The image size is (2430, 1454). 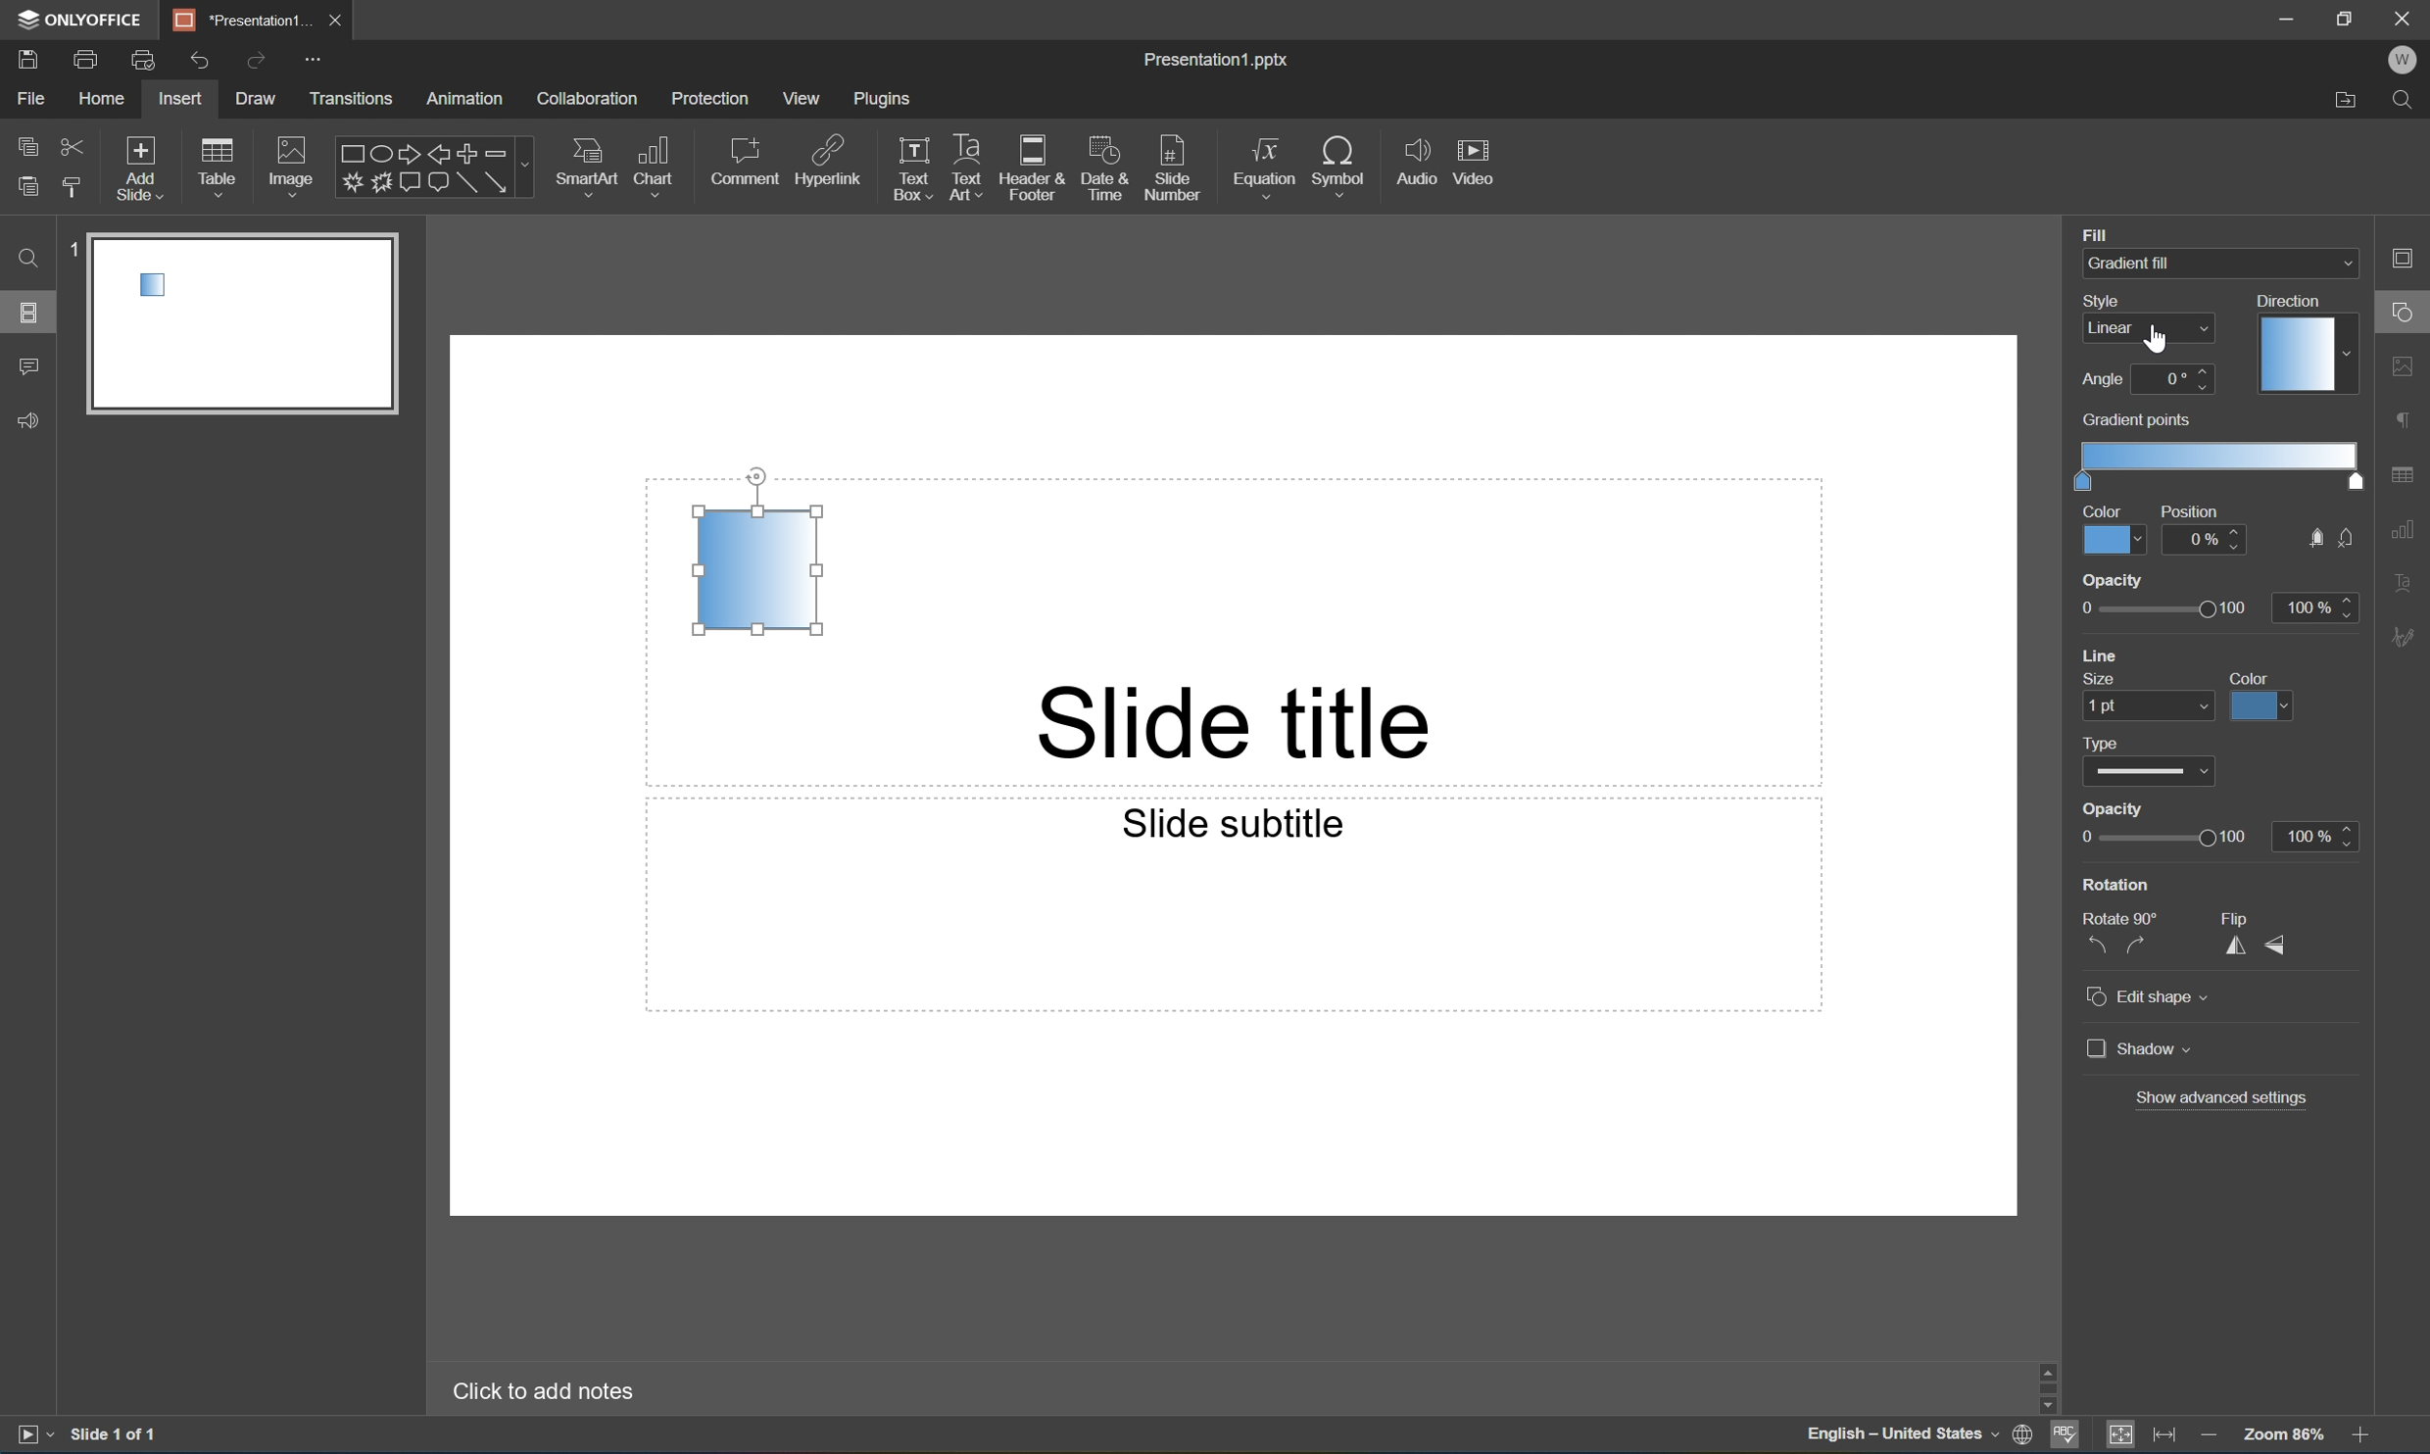 What do you see at coordinates (2366, 1434) in the screenshot?
I see `Zoom in` at bounding box center [2366, 1434].